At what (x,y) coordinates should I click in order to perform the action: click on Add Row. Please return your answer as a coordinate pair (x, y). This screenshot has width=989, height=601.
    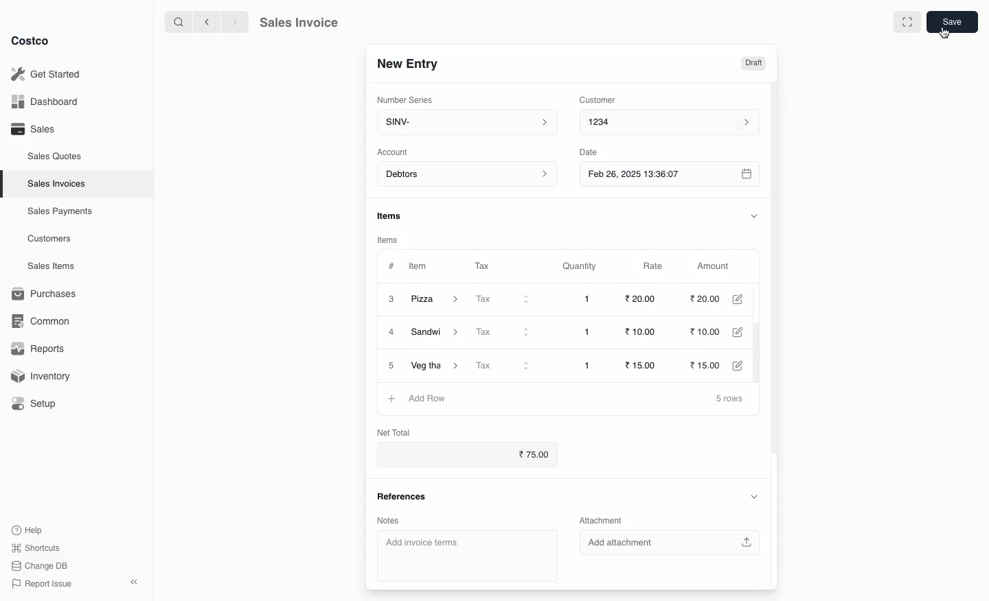
    Looking at the image, I should click on (427, 397).